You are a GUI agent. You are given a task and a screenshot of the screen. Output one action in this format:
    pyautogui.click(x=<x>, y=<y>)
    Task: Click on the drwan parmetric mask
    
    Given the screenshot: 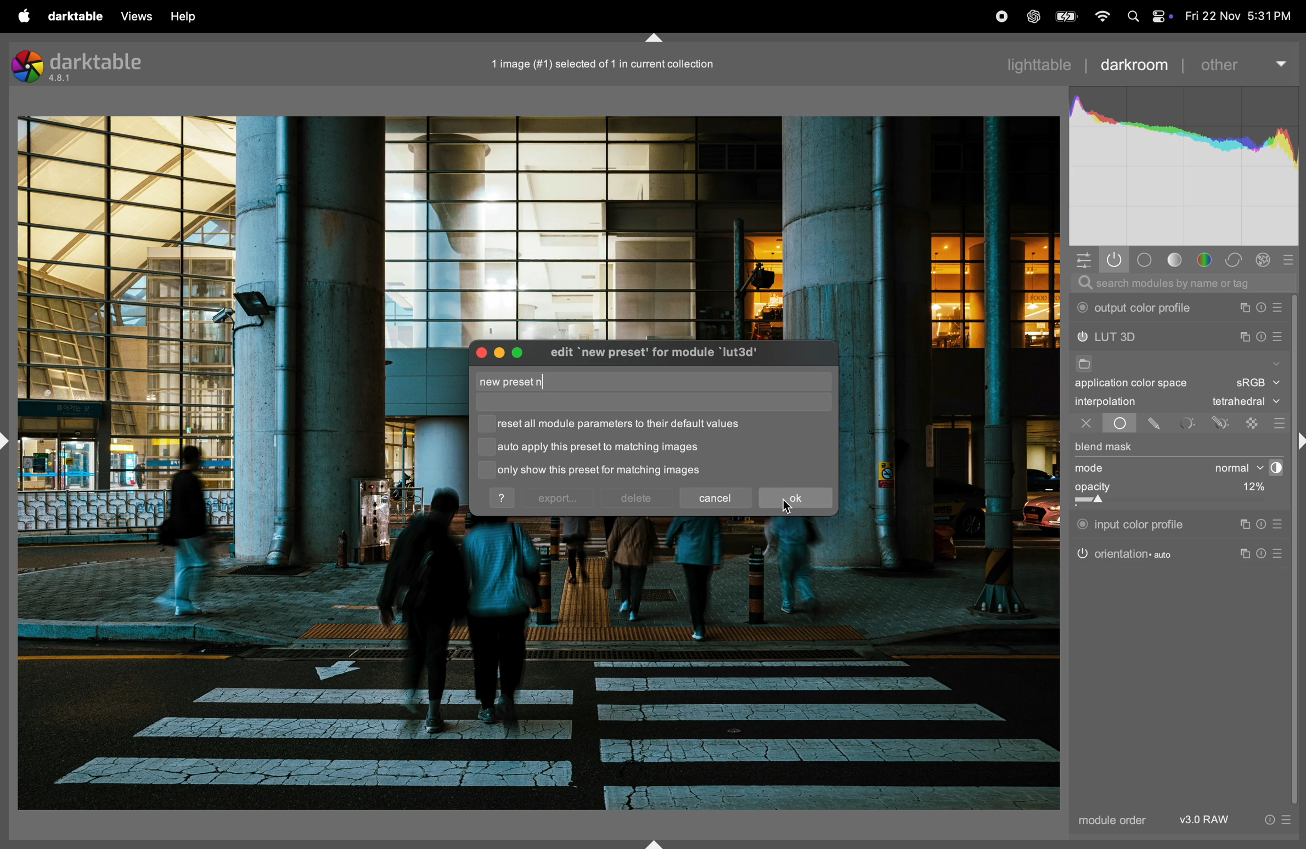 What is the action you would take?
    pyautogui.click(x=1223, y=421)
    